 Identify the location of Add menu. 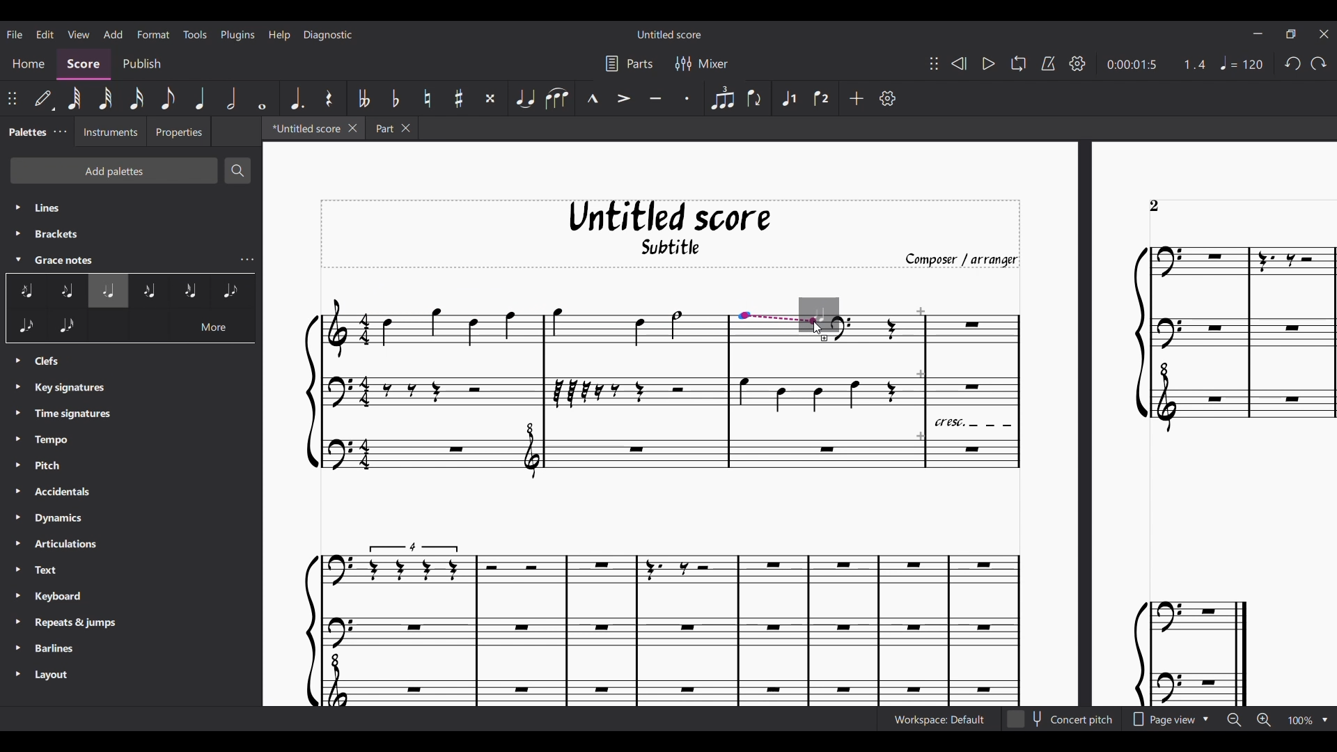
(114, 34).